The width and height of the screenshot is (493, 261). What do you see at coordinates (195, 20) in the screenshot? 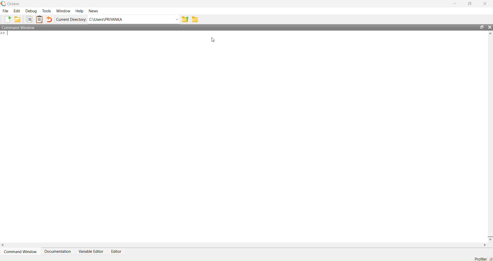
I see `Folder` at bounding box center [195, 20].